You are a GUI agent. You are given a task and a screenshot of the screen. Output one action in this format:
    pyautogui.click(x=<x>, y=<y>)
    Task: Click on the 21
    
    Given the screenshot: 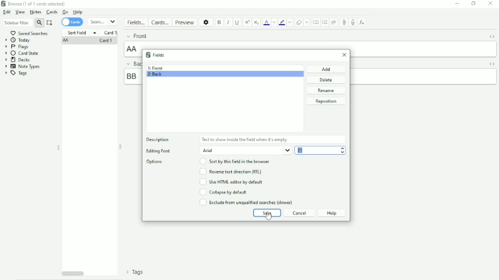 What is the action you would take?
    pyautogui.click(x=301, y=150)
    